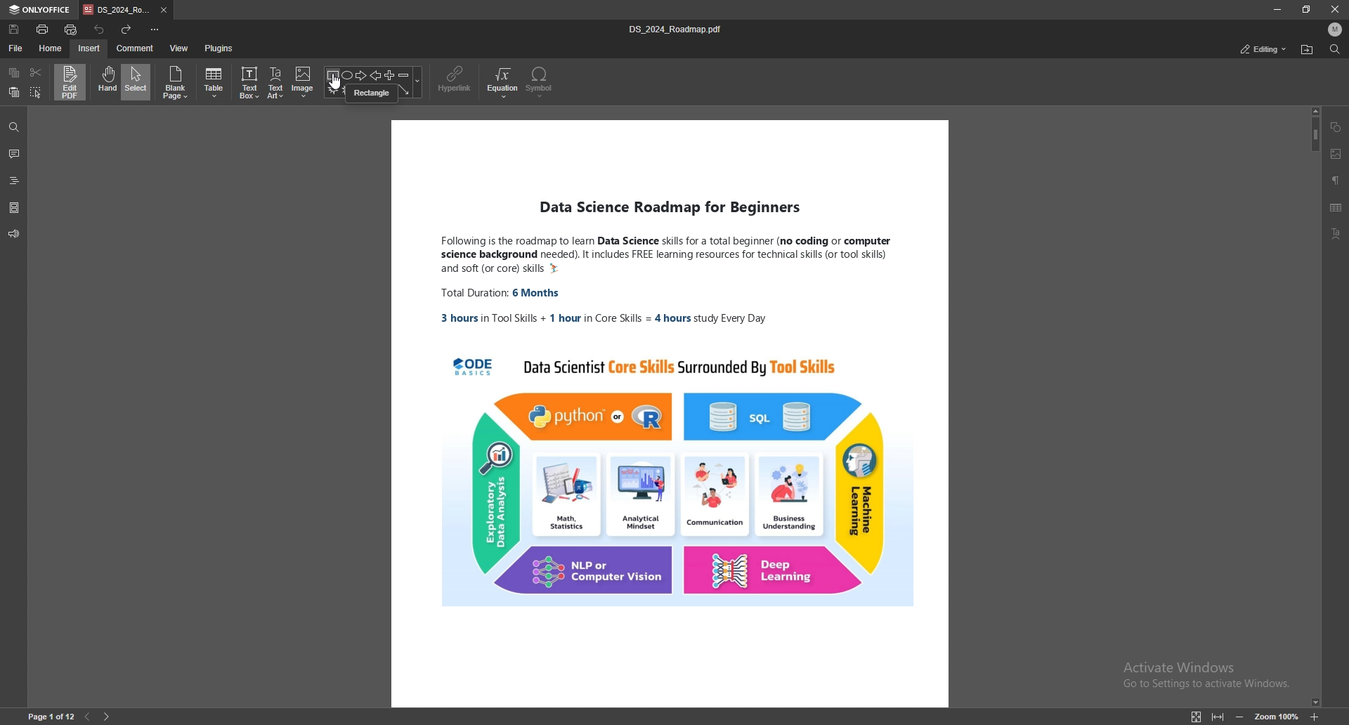  What do you see at coordinates (180, 48) in the screenshot?
I see `view` at bounding box center [180, 48].